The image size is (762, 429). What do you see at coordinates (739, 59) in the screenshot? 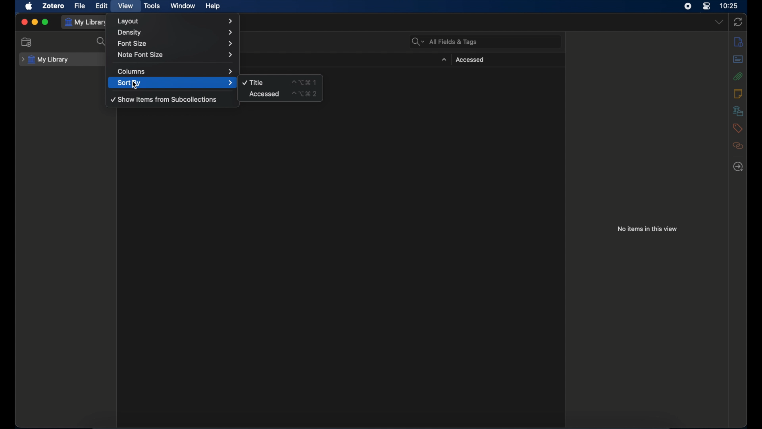
I see `abstract` at bounding box center [739, 59].